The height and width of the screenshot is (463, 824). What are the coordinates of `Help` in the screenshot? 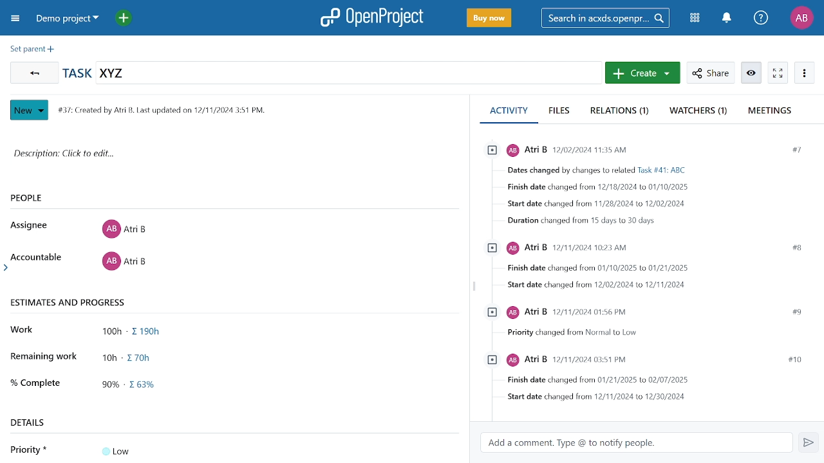 It's located at (762, 18).